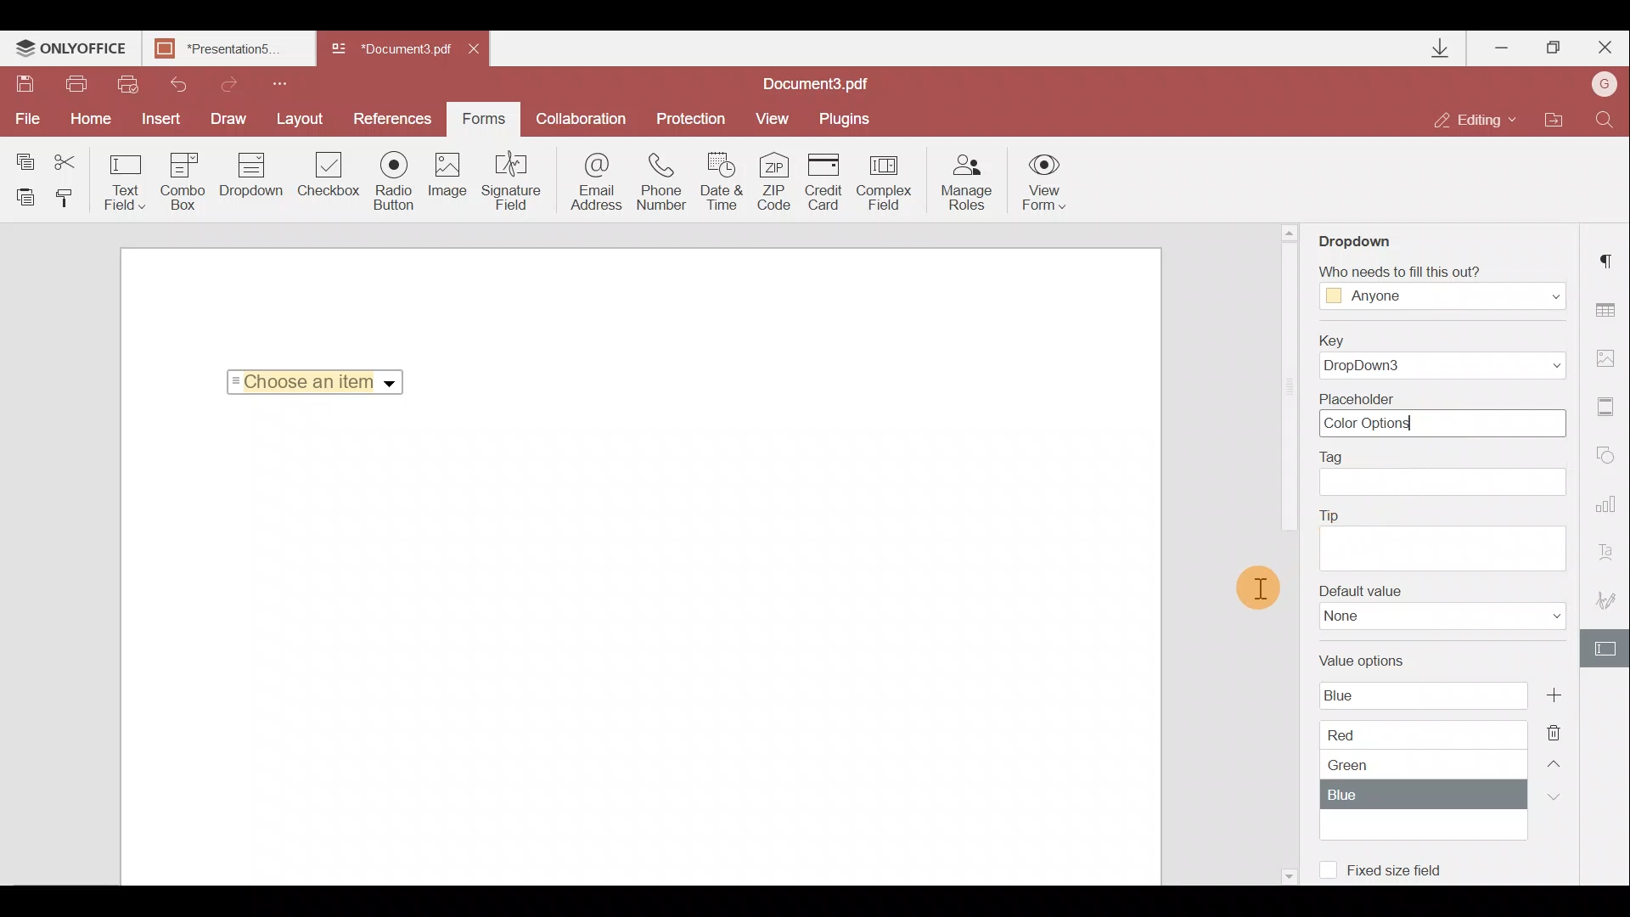  What do you see at coordinates (24, 200) in the screenshot?
I see `Paste` at bounding box center [24, 200].